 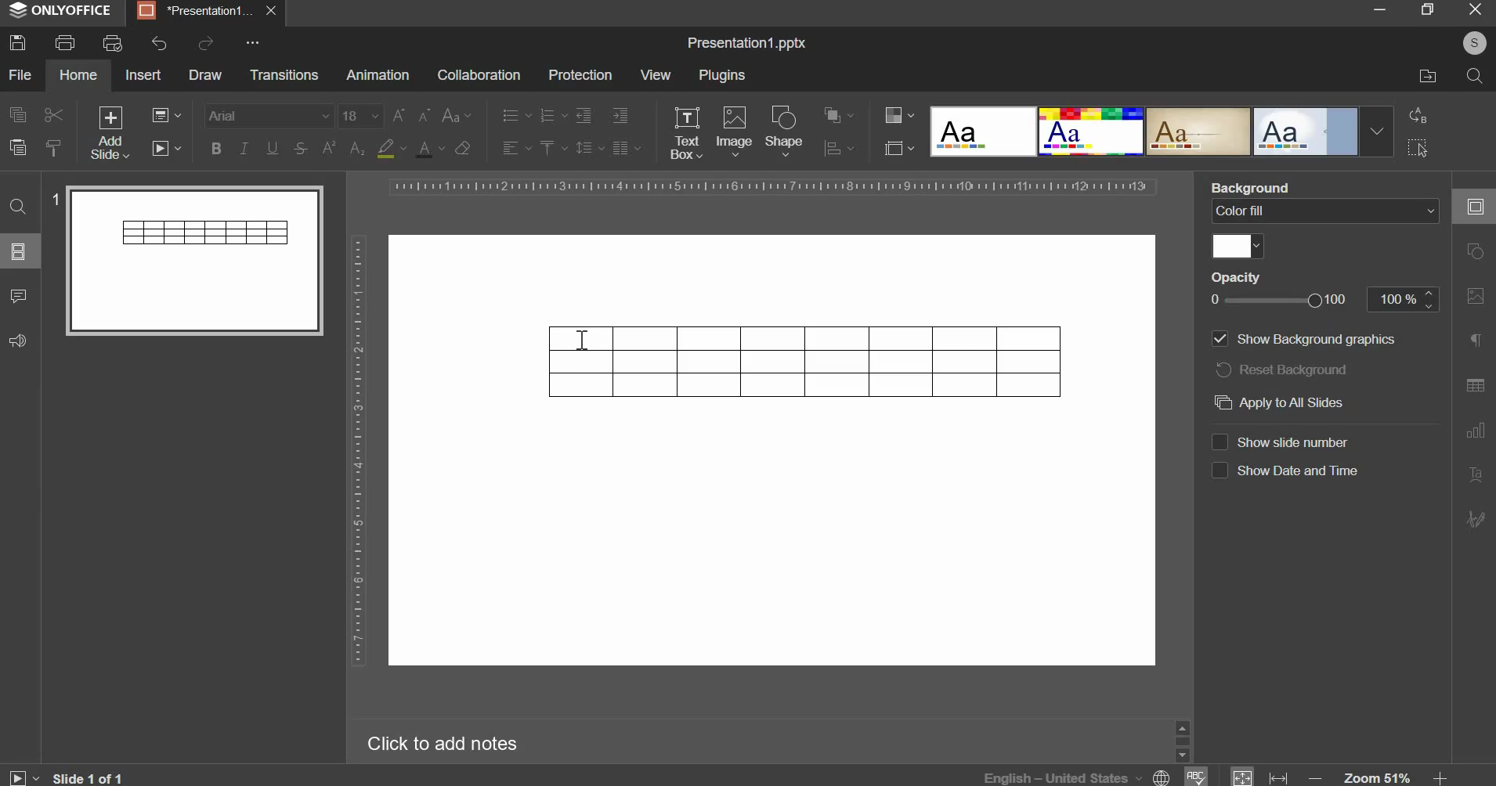 What do you see at coordinates (18, 114) in the screenshot?
I see `copy` at bounding box center [18, 114].